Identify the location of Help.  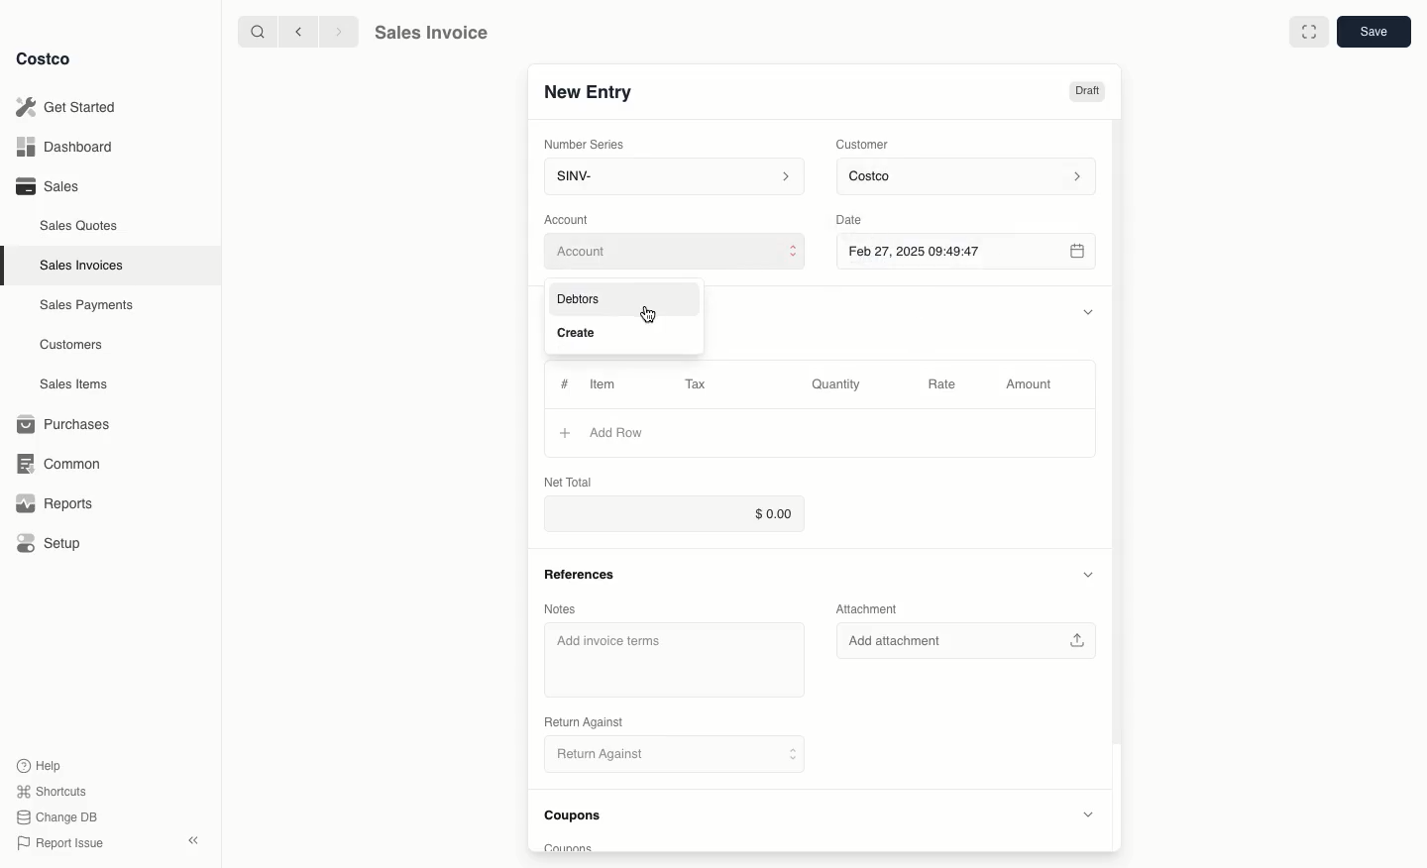
(41, 764).